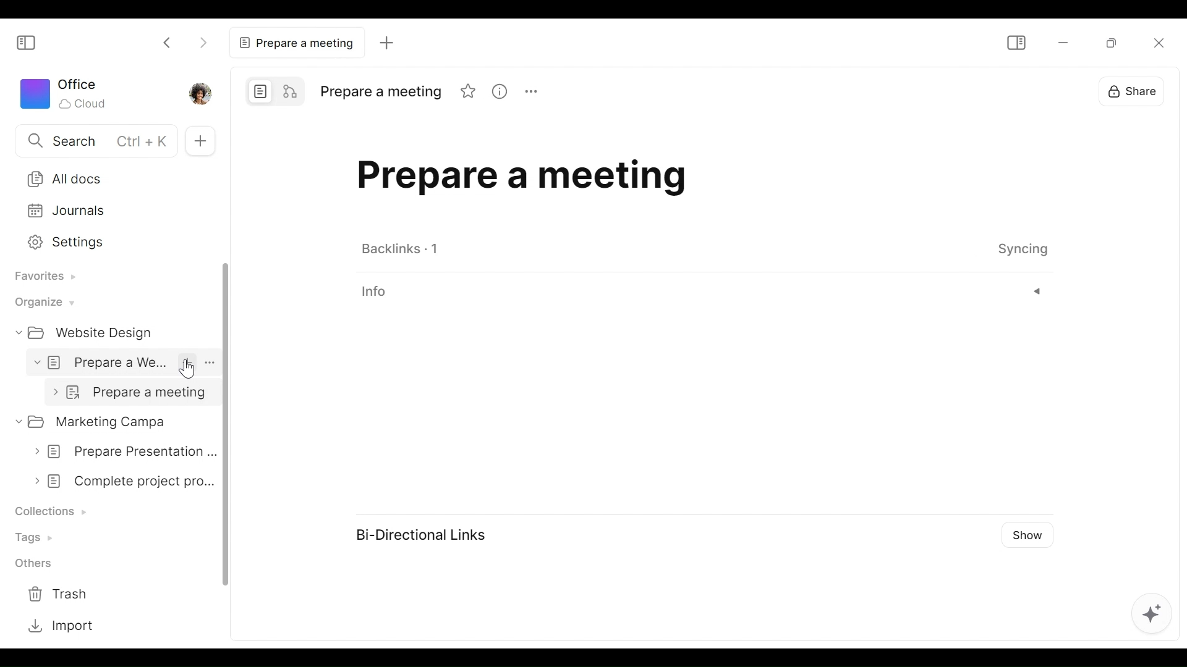 The width and height of the screenshot is (1187, 667). I want to click on Show, so click(1031, 534).